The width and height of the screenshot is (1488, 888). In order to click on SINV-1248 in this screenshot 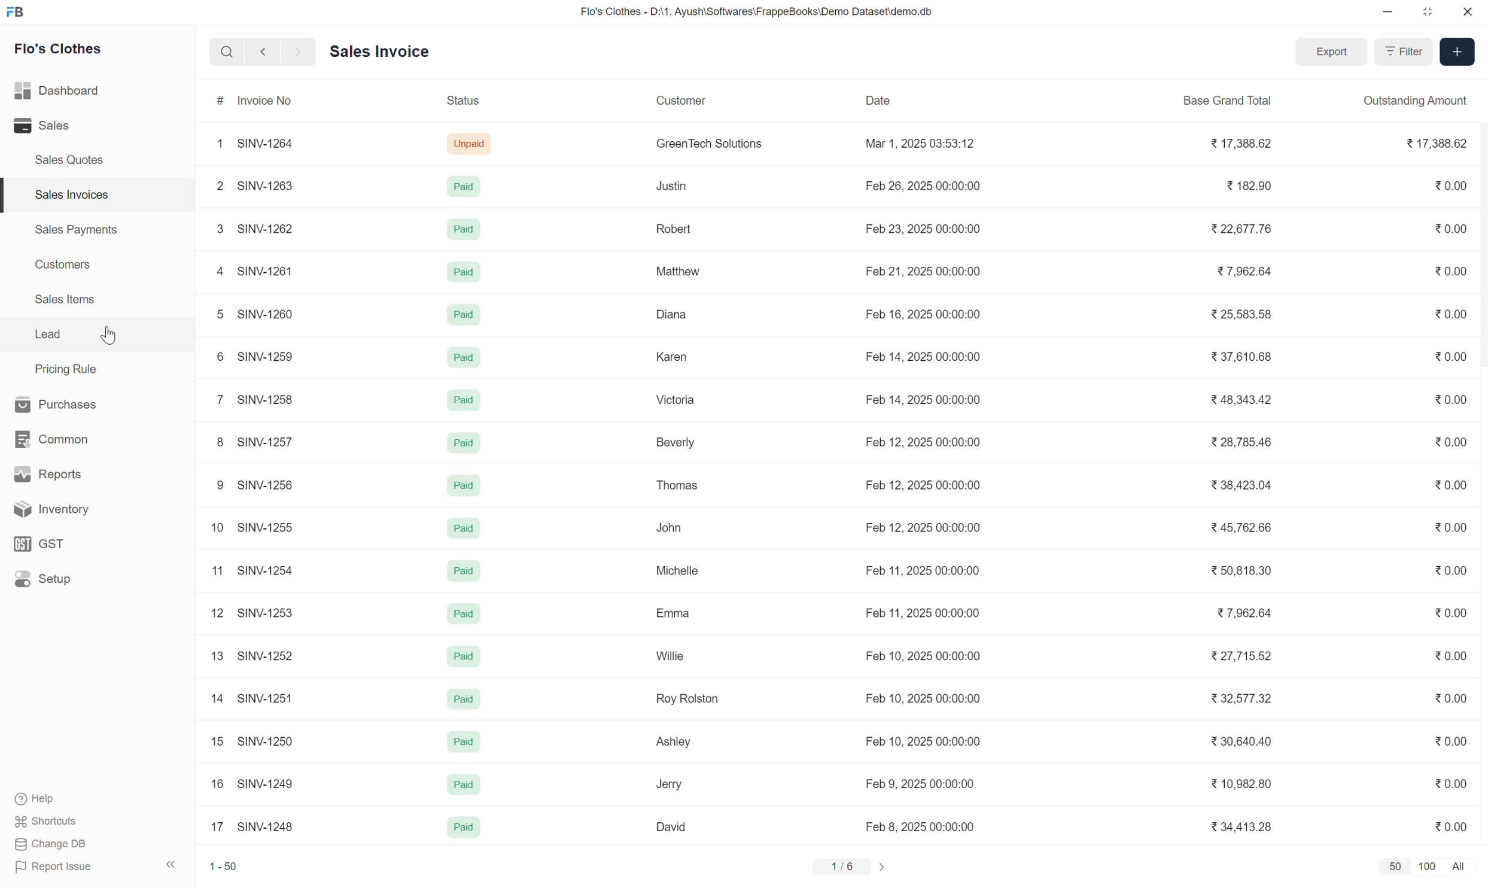, I will do `click(265, 827)`.